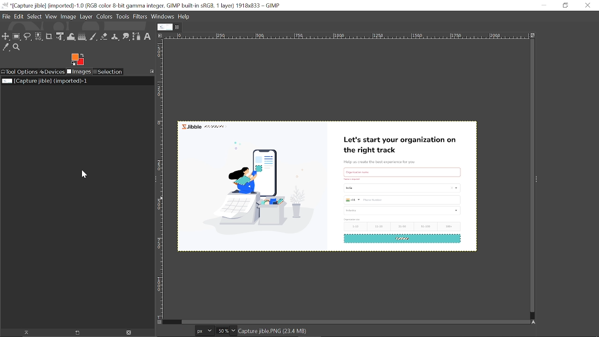  I want to click on Configure this tab, so click(152, 71).